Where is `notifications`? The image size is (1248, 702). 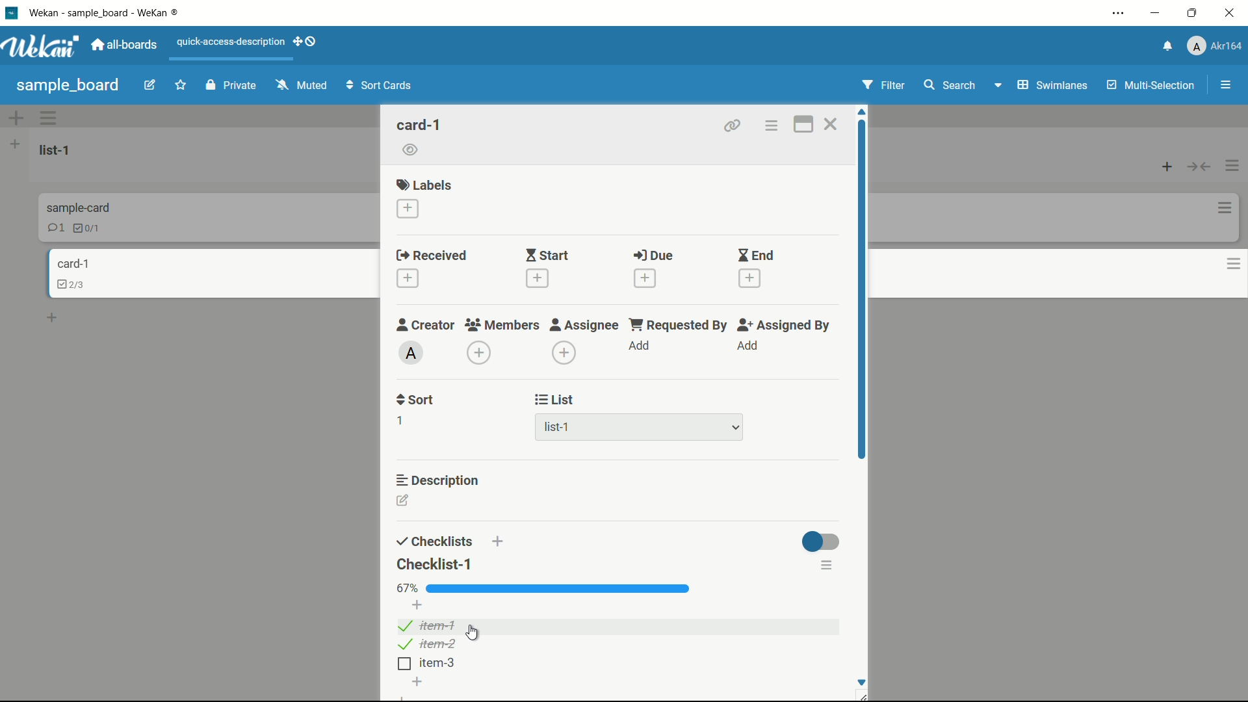
notifications is located at coordinates (1163, 47).